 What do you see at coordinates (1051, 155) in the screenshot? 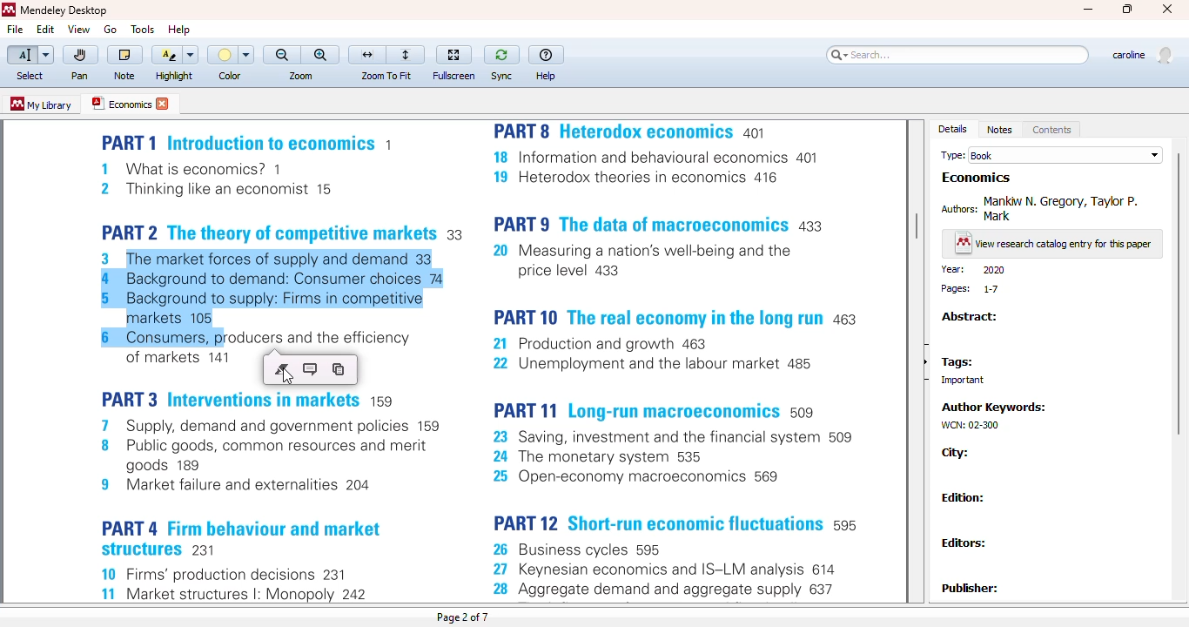
I see `type: book` at bounding box center [1051, 155].